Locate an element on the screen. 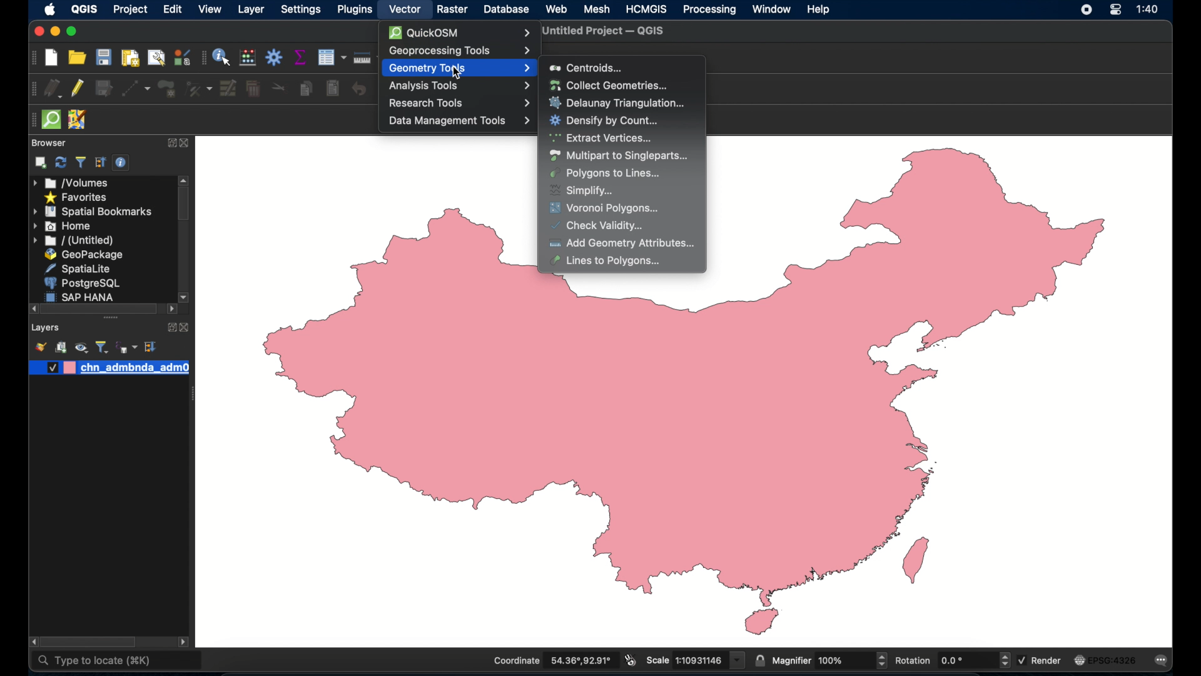  favorites is located at coordinates (78, 198).